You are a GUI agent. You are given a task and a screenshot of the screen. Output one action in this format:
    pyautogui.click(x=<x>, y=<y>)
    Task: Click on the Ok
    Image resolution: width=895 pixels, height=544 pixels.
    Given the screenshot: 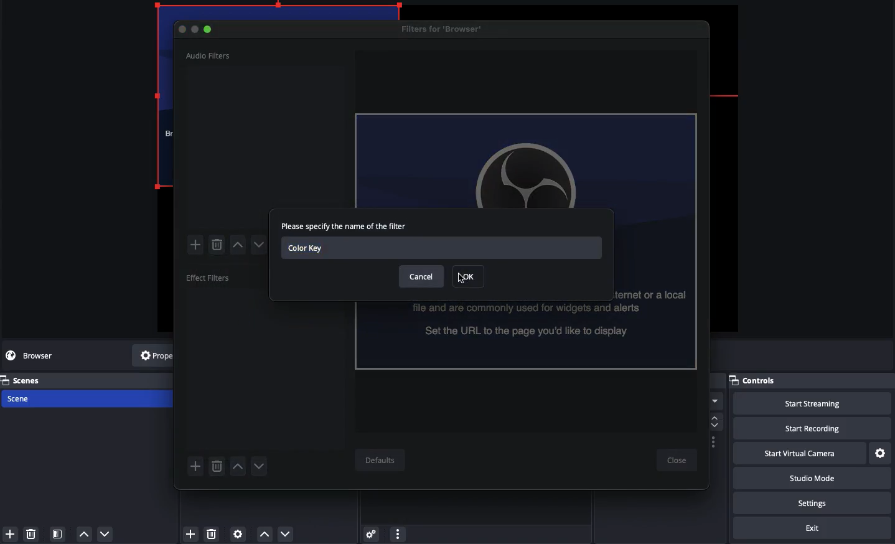 What is the action you would take?
    pyautogui.click(x=470, y=276)
    